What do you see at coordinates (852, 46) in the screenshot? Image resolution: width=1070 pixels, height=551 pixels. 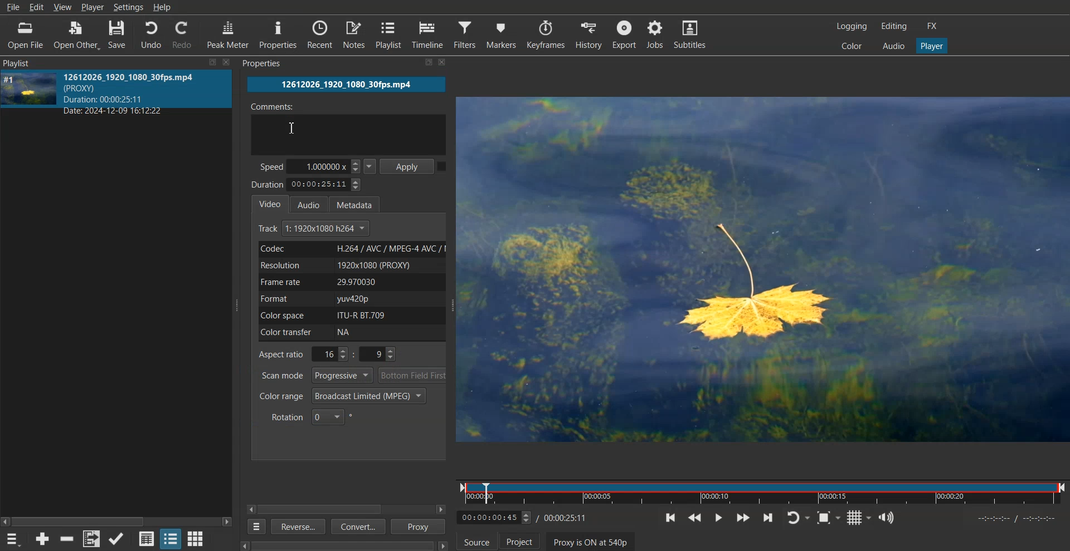 I see `Color` at bounding box center [852, 46].